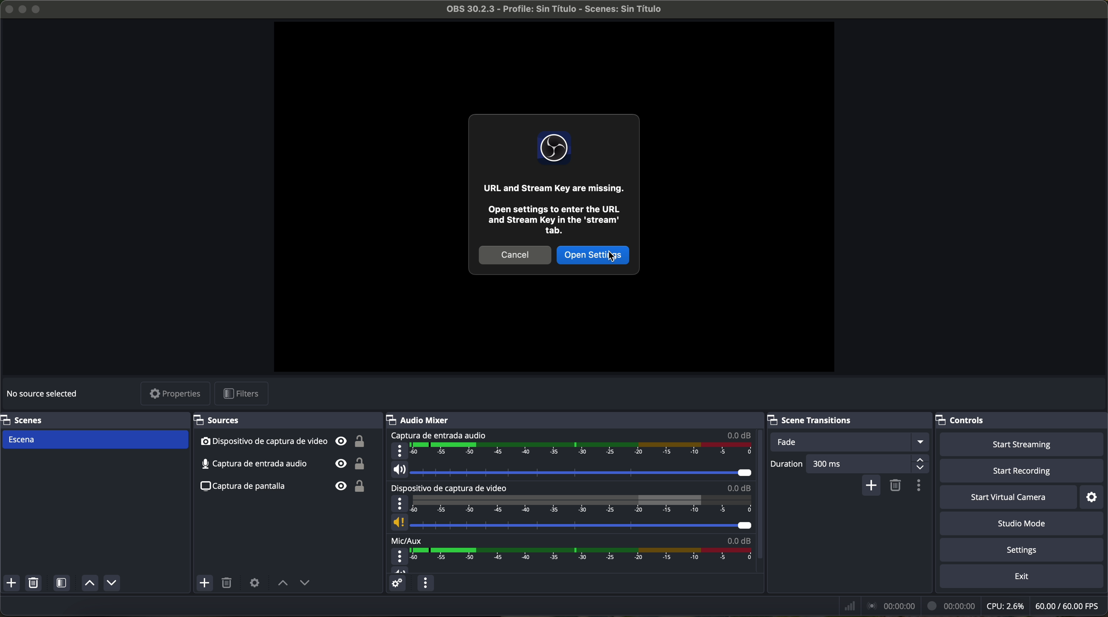 The image size is (1108, 617). What do you see at coordinates (1093, 497) in the screenshot?
I see `settings` at bounding box center [1093, 497].